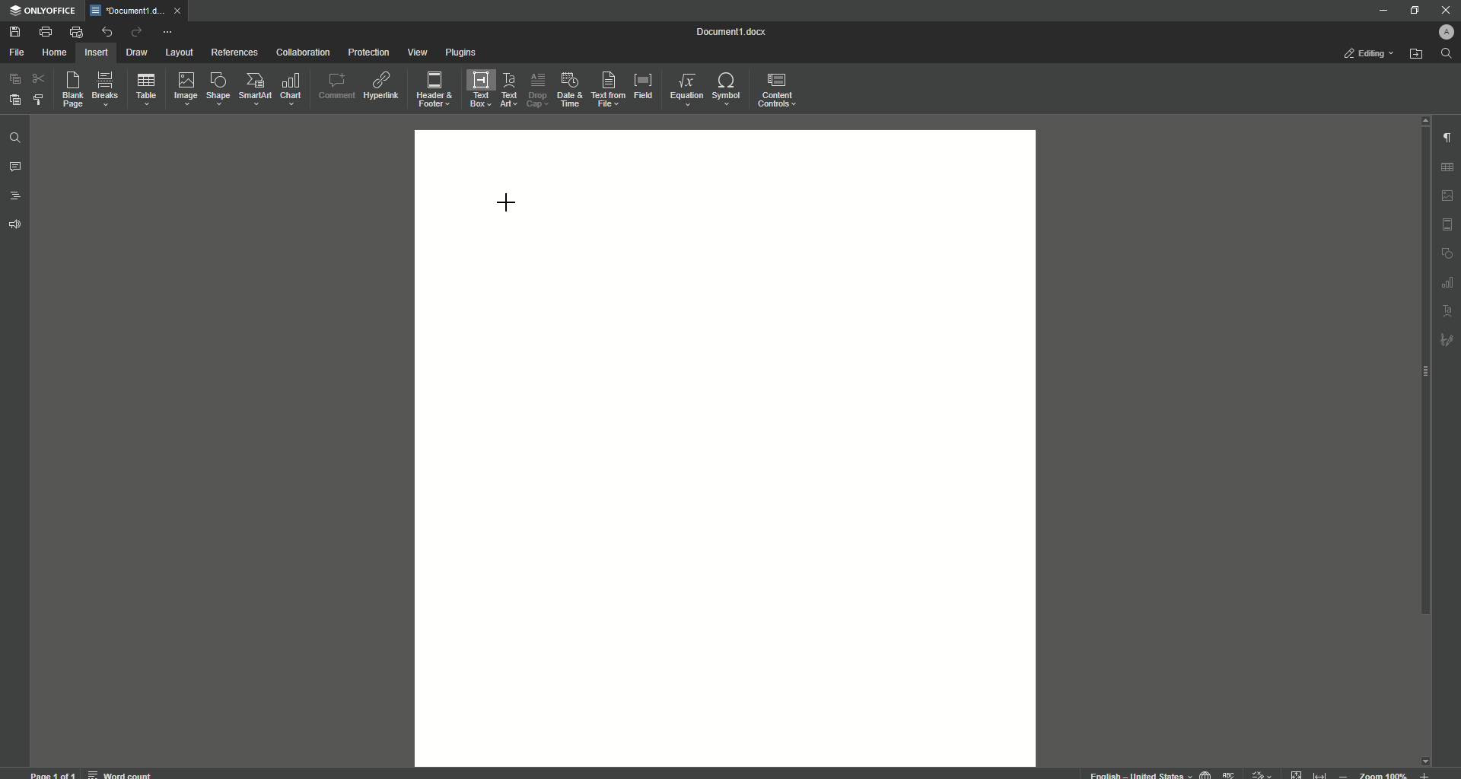  Describe the element at coordinates (181, 10) in the screenshot. I see `close` at that location.